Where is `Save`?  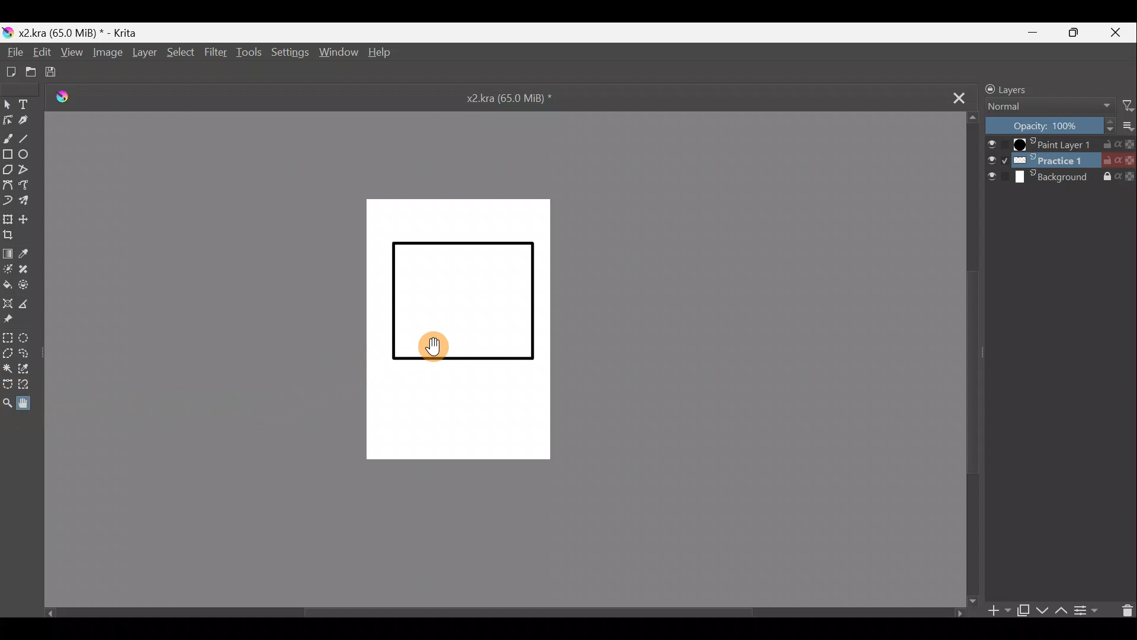 Save is located at coordinates (56, 73).